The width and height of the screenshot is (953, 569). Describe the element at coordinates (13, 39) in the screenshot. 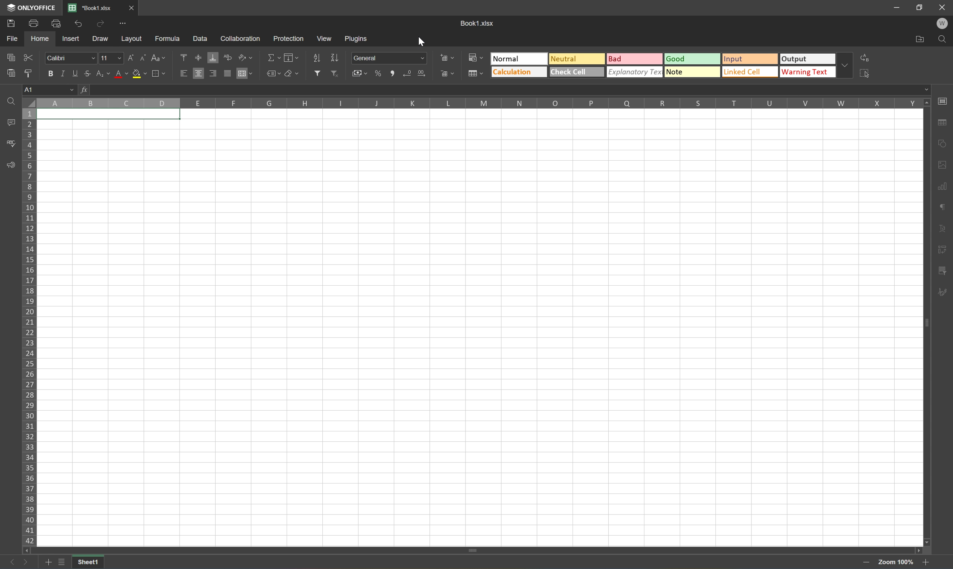

I see `File` at that location.